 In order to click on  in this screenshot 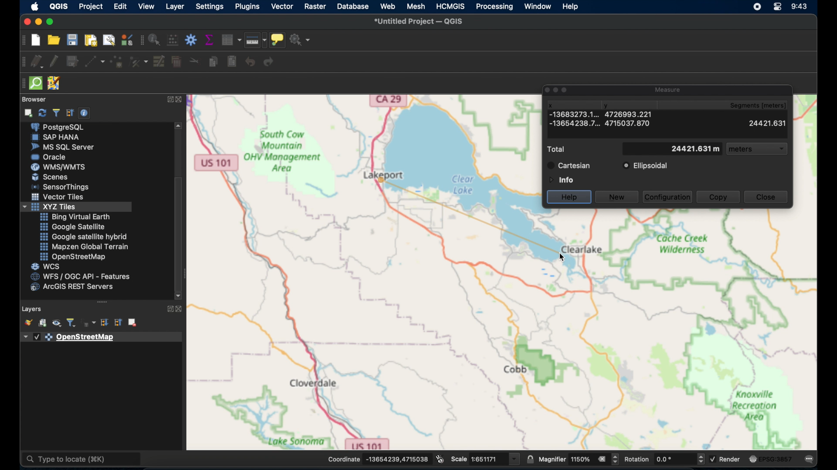, I will do `click(59, 198)`.